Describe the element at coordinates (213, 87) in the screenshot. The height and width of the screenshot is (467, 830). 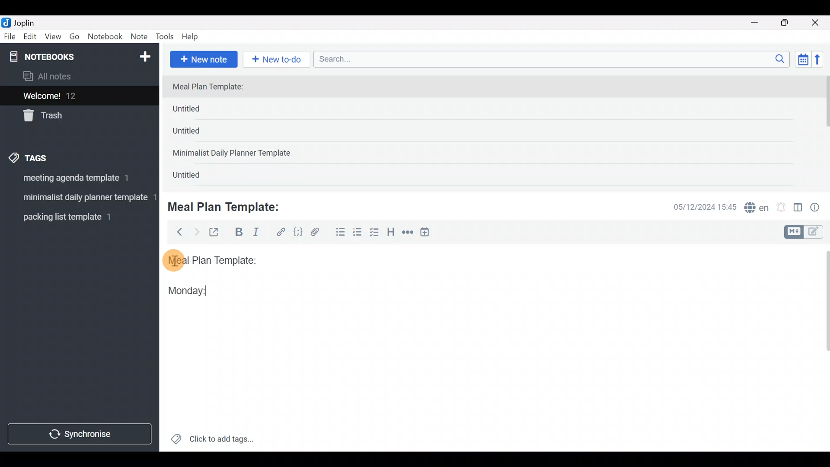
I see `Meal Plan Template:` at that location.